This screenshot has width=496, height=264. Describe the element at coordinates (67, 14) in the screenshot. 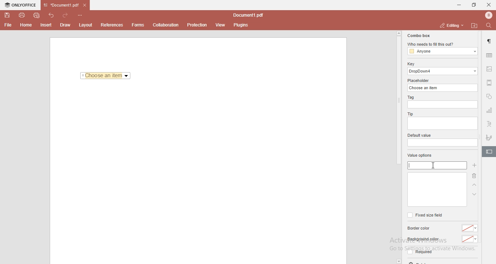

I see `redo` at that location.